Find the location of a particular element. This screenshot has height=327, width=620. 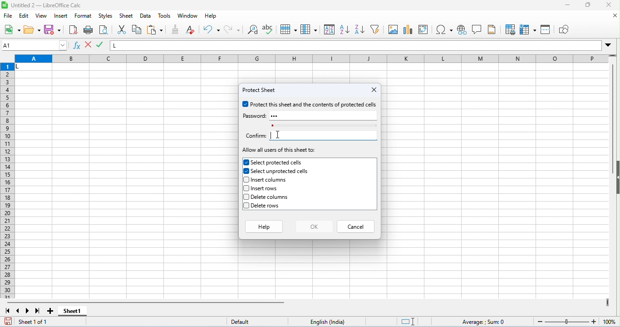

help is located at coordinates (211, 17).